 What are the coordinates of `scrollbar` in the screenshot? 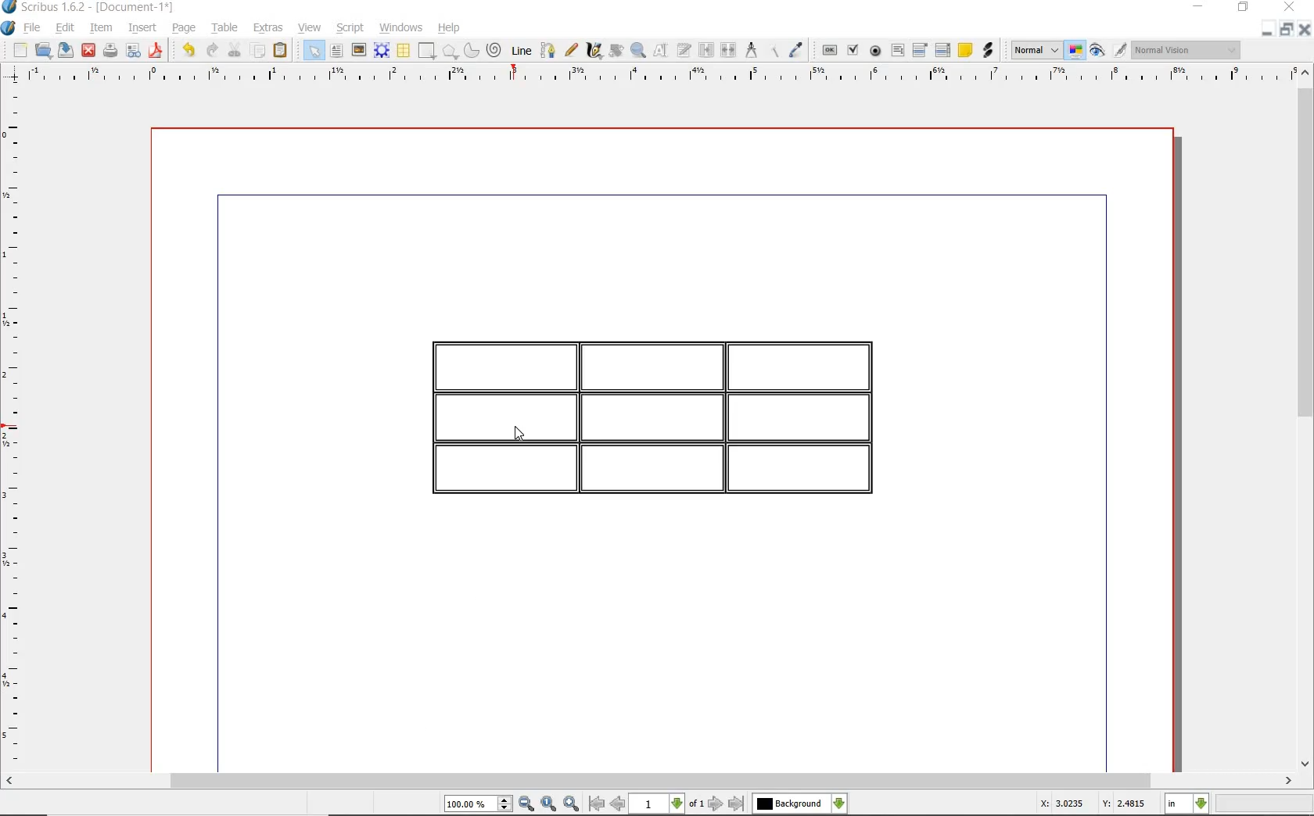 It's located at (657, 781).